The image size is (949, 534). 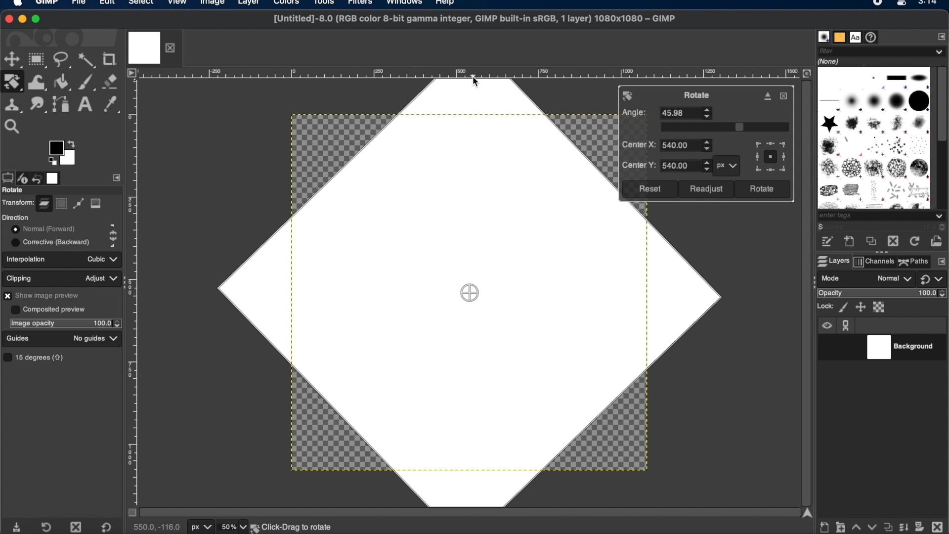 What do you see at coordinates (649, 189) in the screenshot?
I see `reset` at bounding box center [649, 189].